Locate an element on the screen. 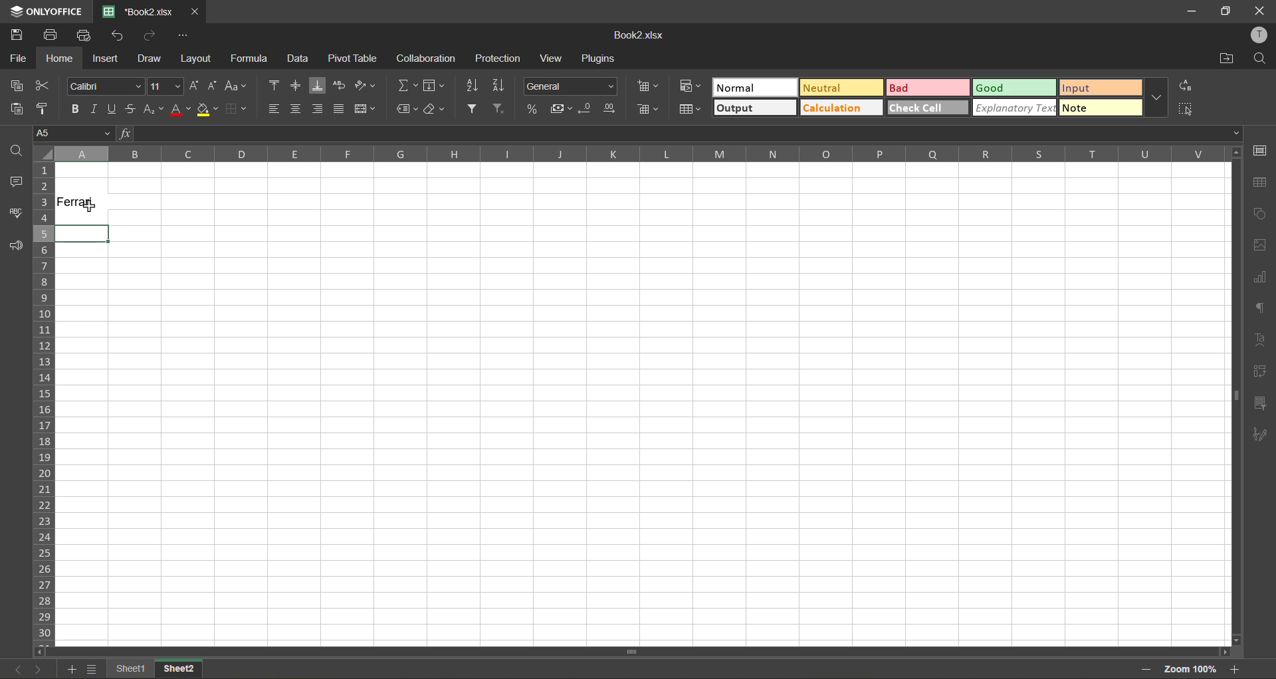 The width and height of the screenshot is (1276, 679). pivot table is located at coordinates (1263, 371).